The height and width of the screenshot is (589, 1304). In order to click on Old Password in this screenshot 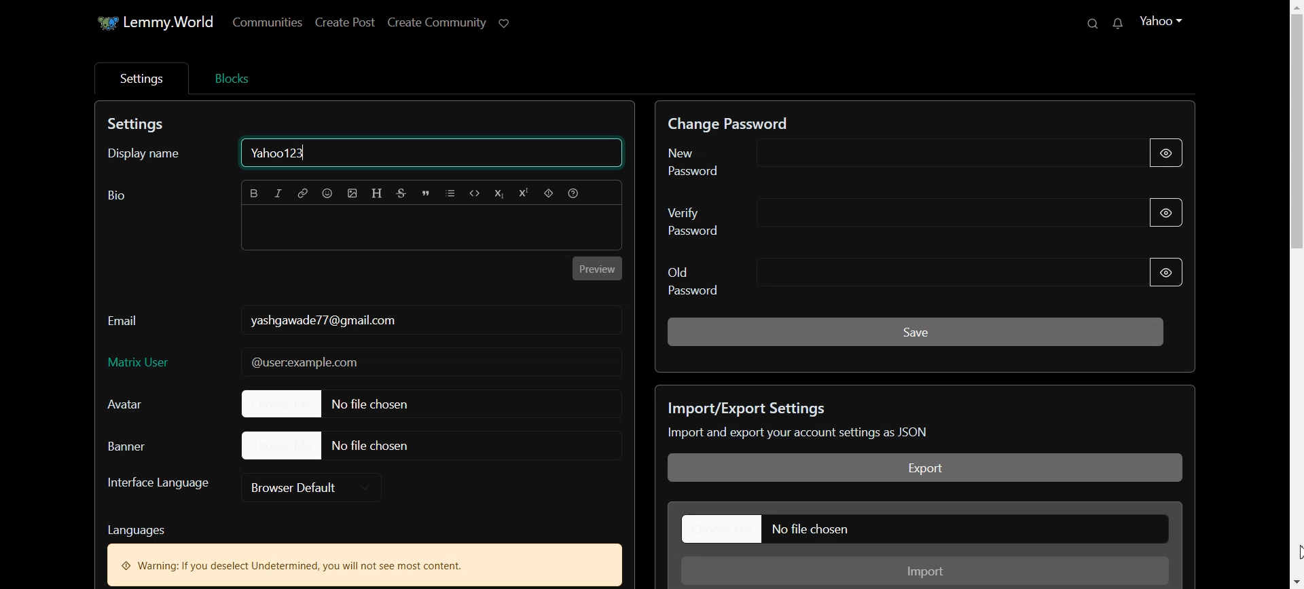, I will do `click(878, 279)`.